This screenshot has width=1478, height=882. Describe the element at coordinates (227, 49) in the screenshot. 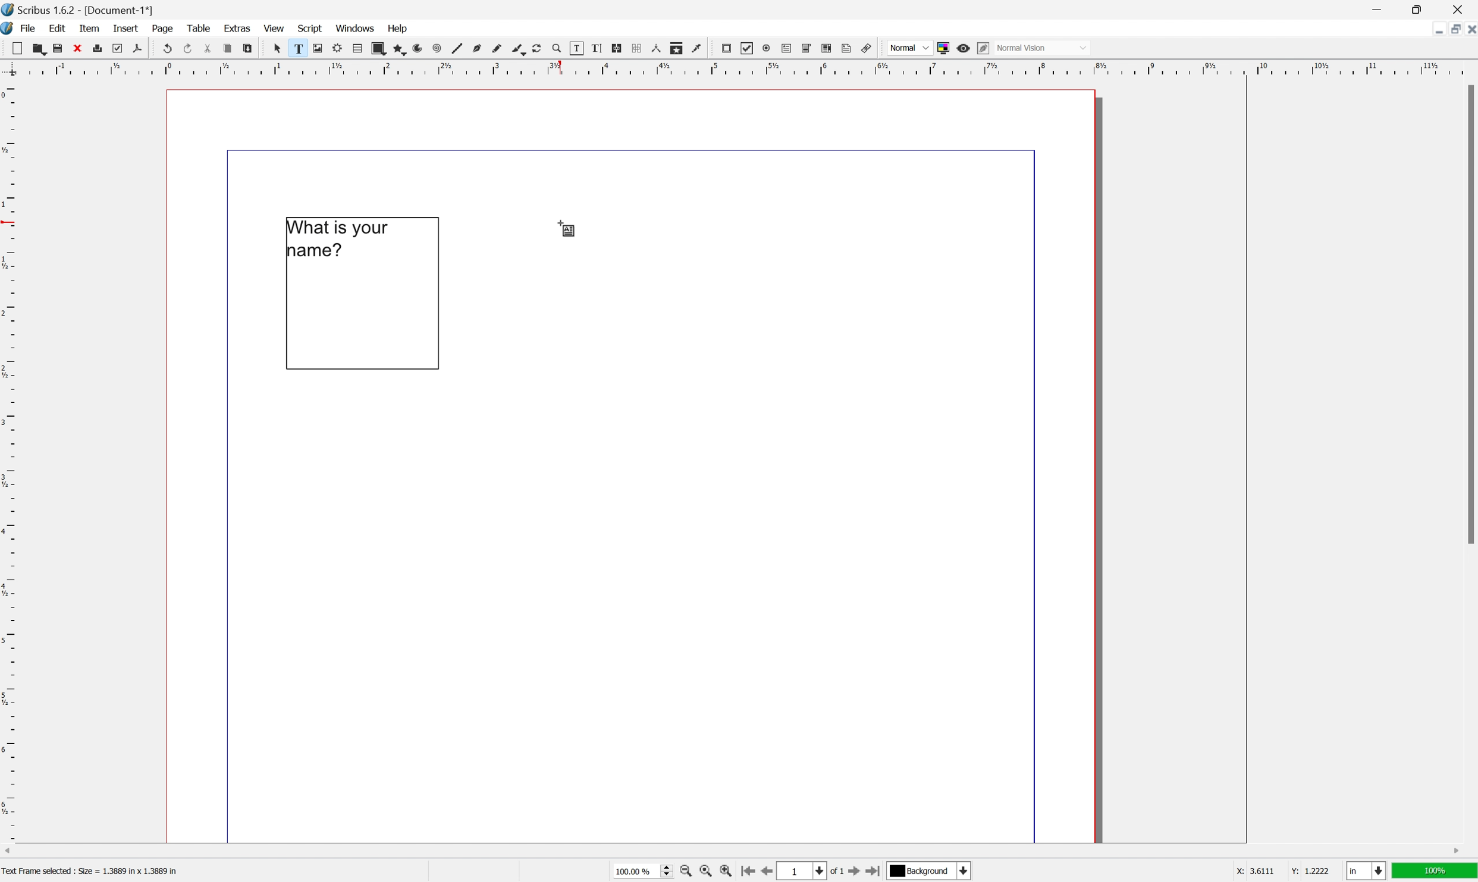

I see `copy` at that location.